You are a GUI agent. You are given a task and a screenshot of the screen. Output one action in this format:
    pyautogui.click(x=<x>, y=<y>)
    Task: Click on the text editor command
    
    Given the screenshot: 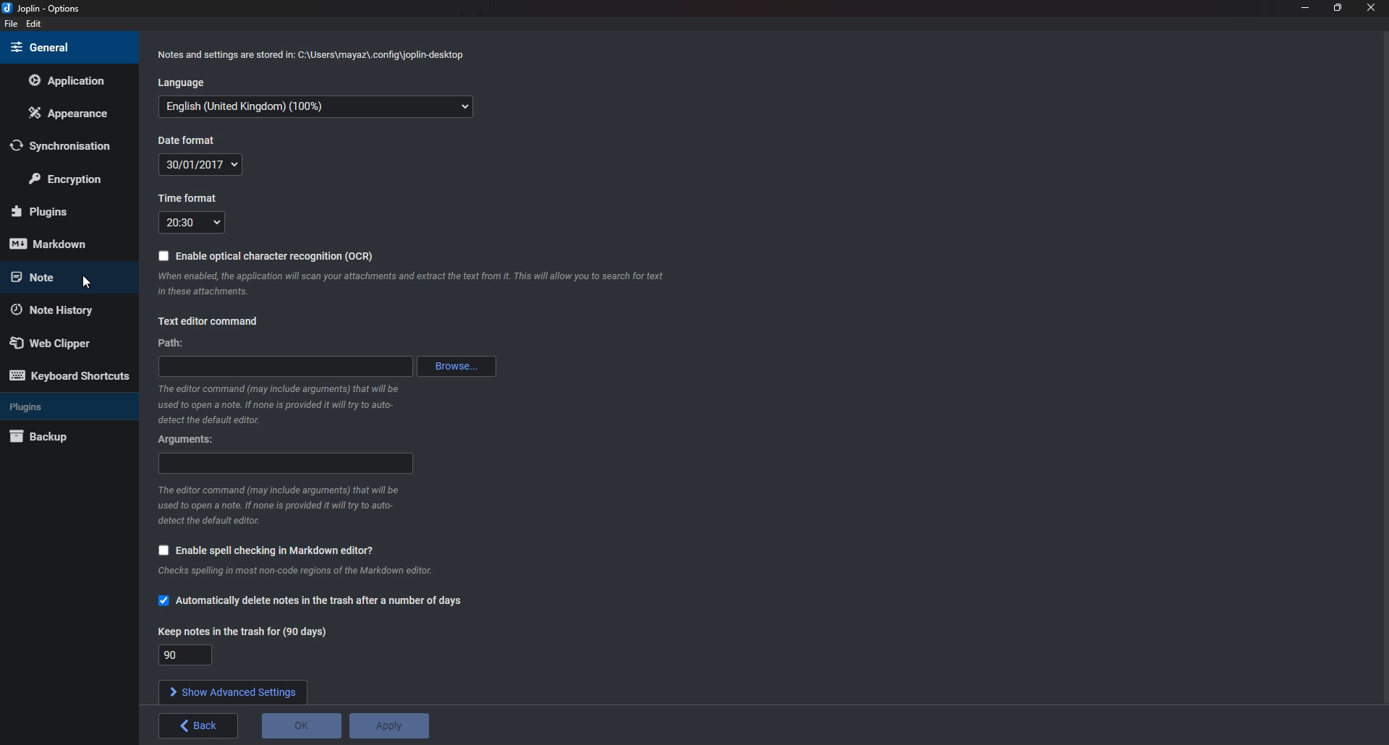 What is the action you would take?
    pyautogui.click(x=211, y=321)
    